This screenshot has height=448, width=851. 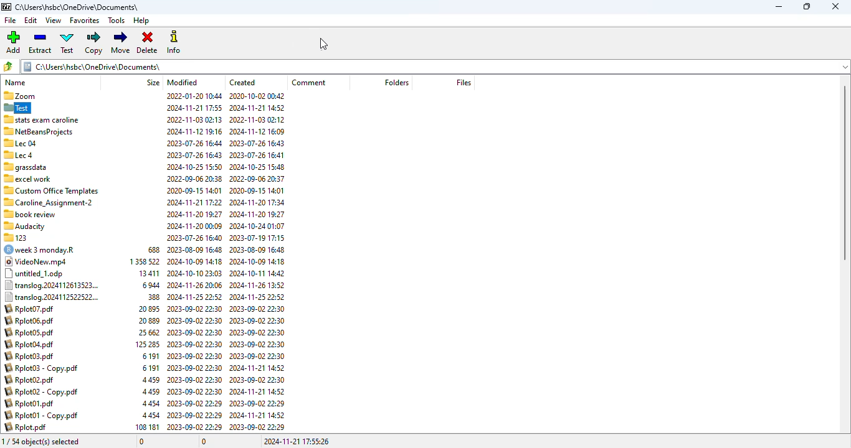 I want to click on 2023-09-02 22:29, so click(x=195, y=403).